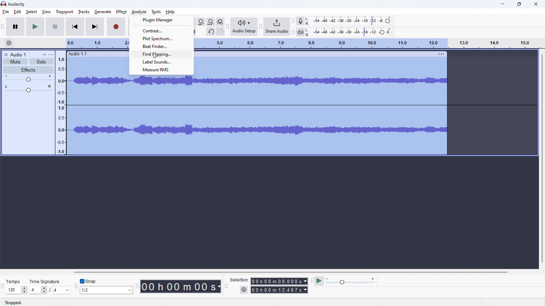  Describe the element at coordinates (16, 27) in the screenshot. I see `pause` at that location.